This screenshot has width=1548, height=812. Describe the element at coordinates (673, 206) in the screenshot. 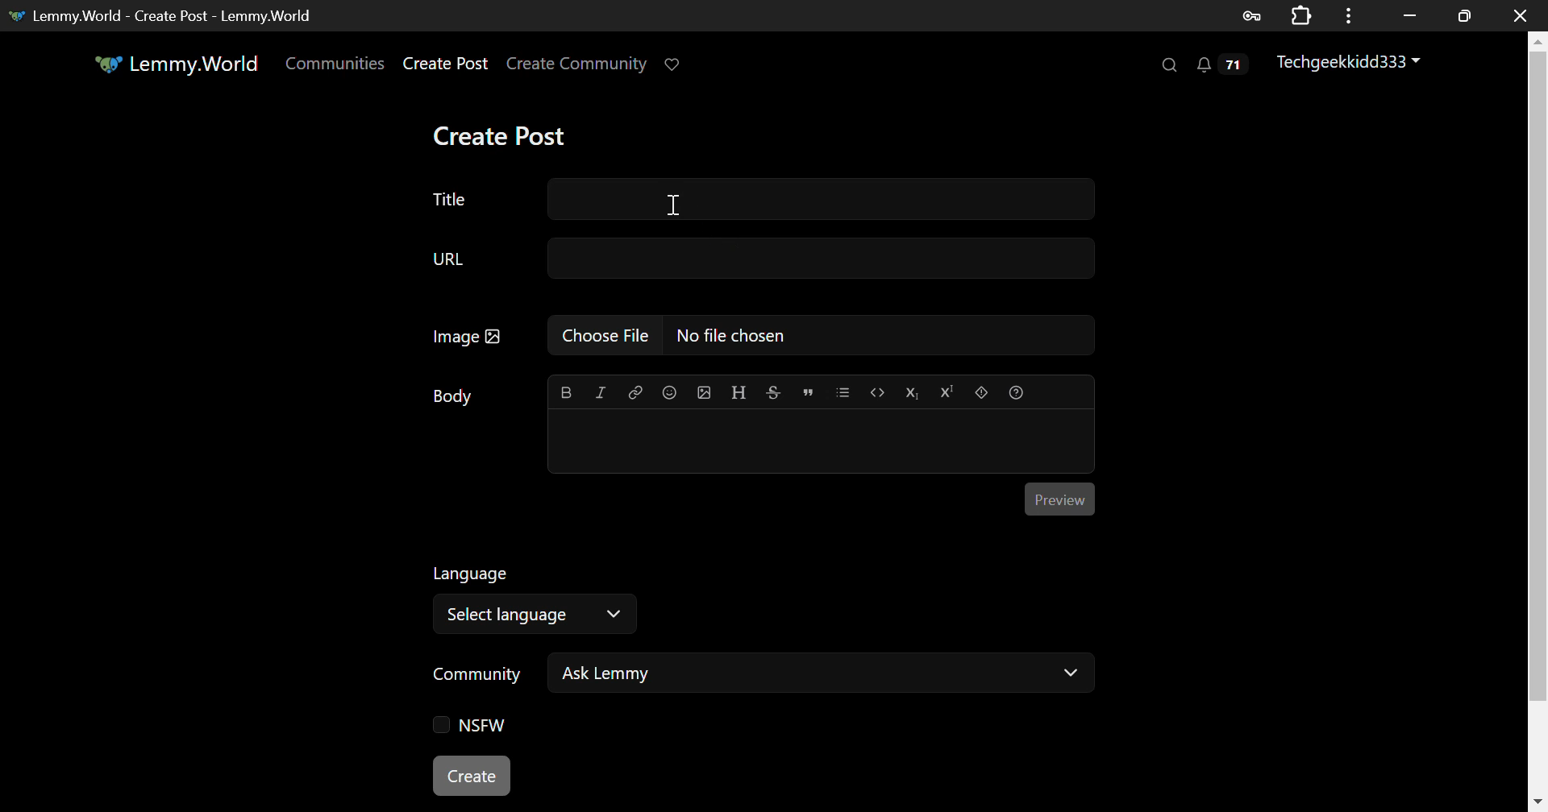

I see `Cursor Position` at that location.